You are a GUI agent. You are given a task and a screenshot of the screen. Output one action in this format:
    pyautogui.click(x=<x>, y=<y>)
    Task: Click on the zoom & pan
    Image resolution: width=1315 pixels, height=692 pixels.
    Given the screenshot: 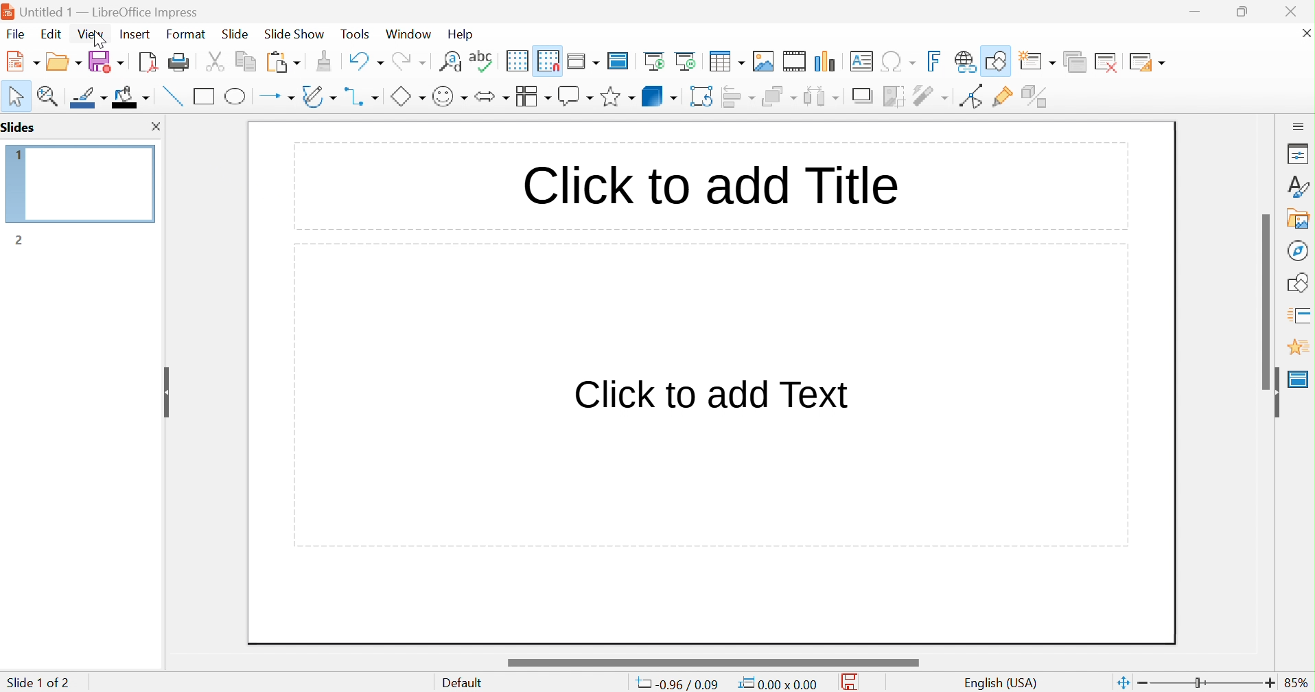 What is the action you would take?
    pyautogui.click(x=50, y=95)
    